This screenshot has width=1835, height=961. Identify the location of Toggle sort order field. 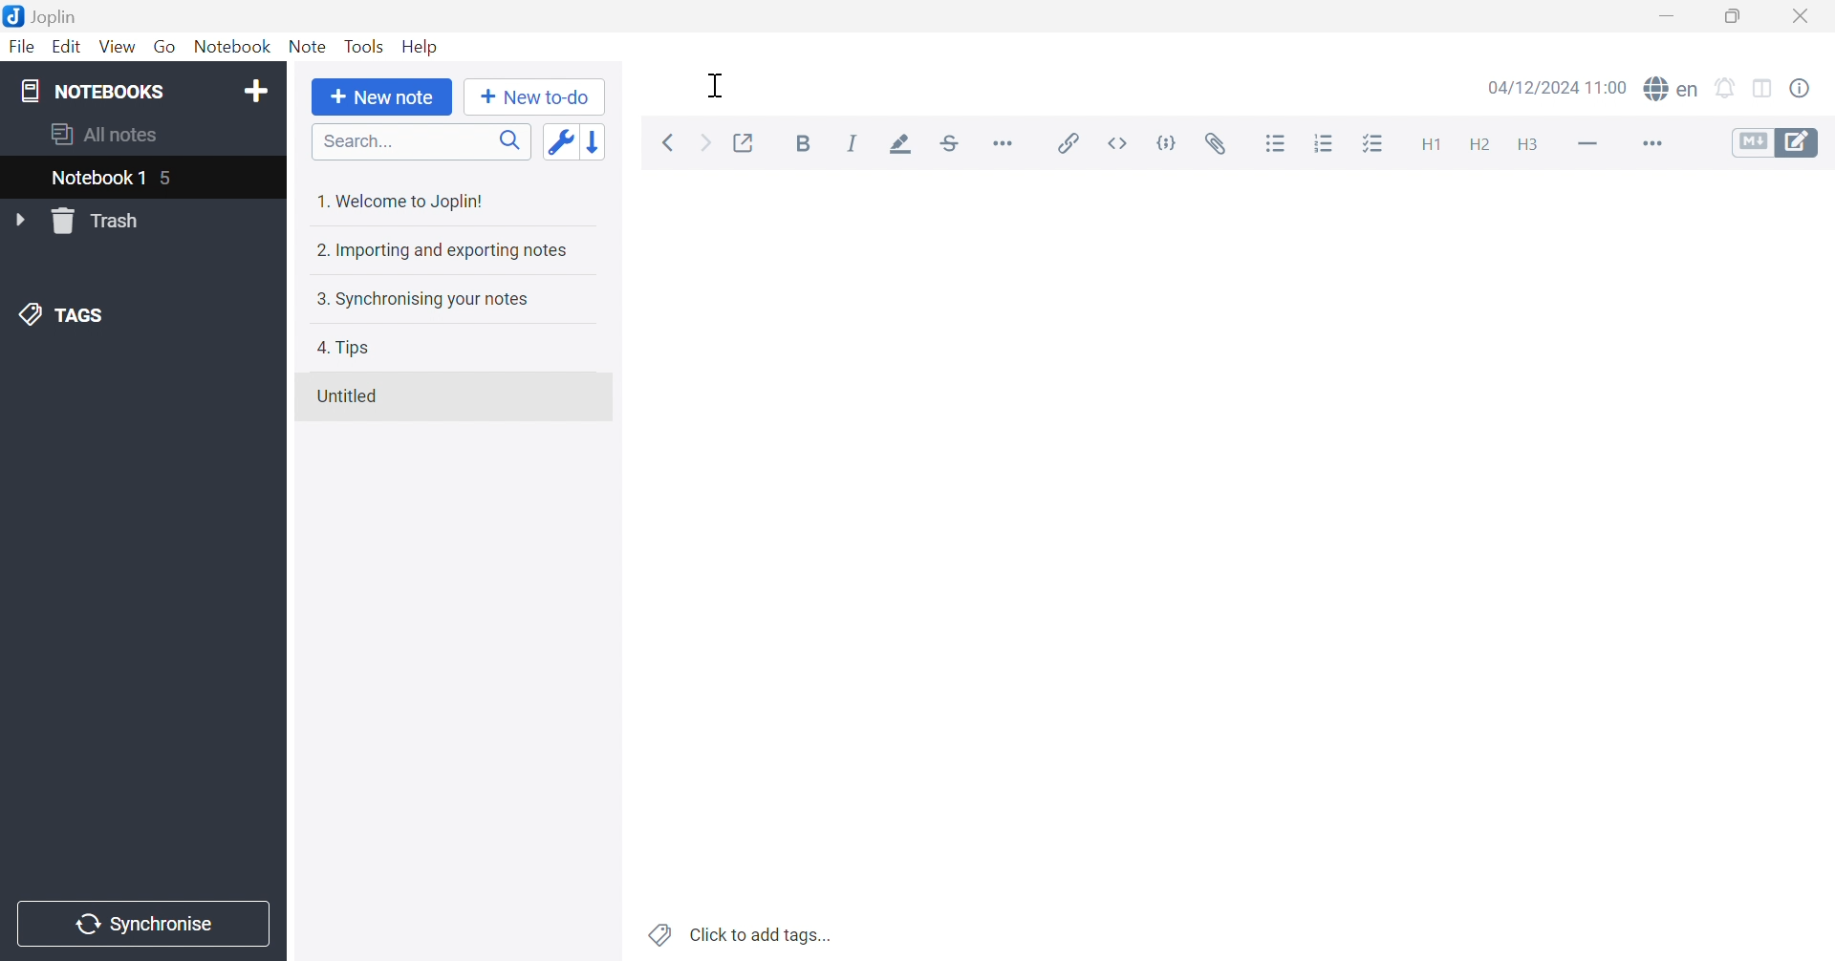
(561, 142).